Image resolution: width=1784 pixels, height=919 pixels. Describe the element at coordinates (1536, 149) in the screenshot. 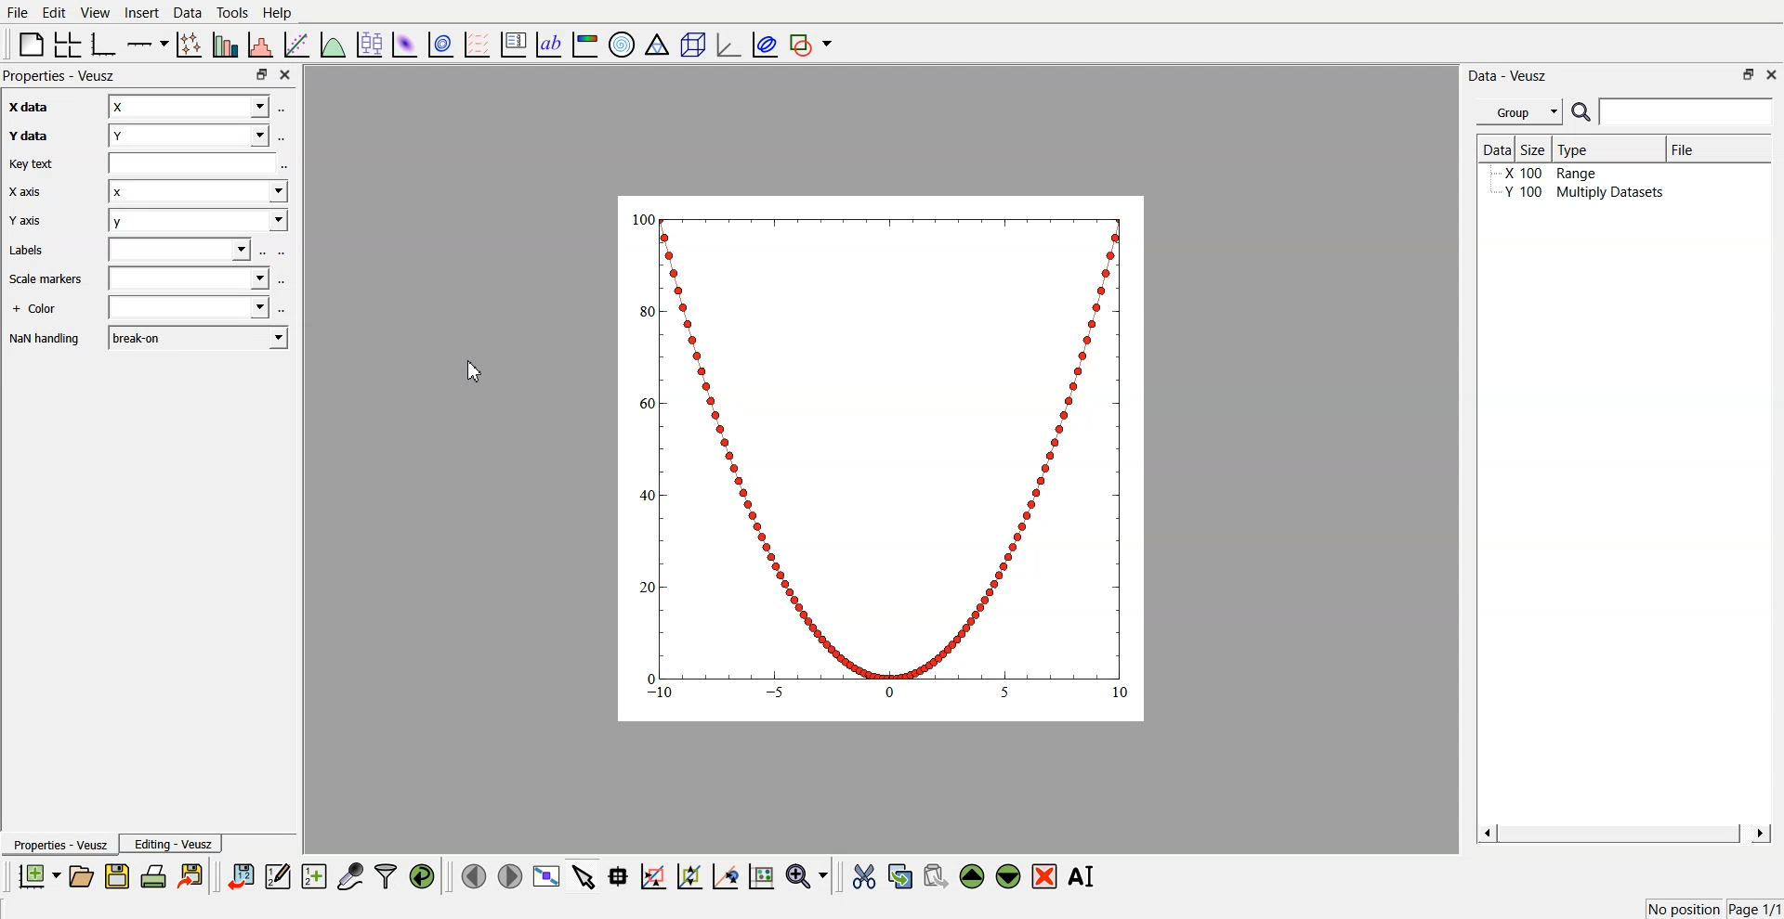

I see `Size` at that location.